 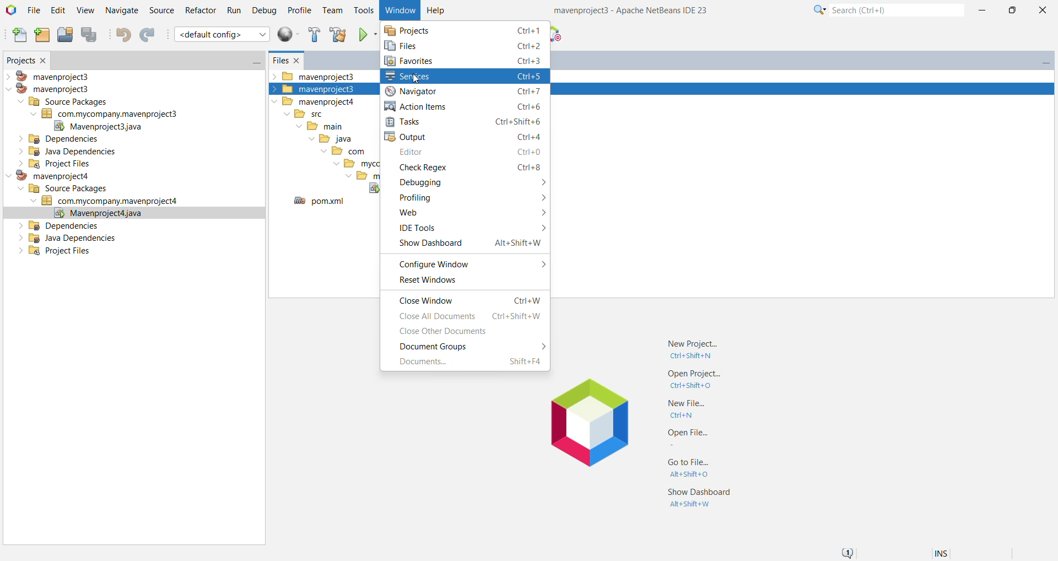 What do you see at coordinates (317, 76) in the screenshot?
I see `mavenproject3` at bounding box center [317, 76].